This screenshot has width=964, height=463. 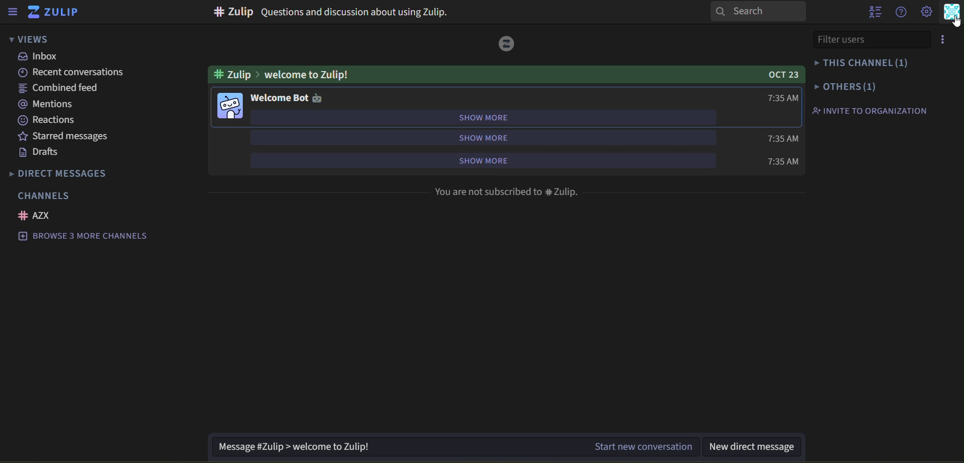 What do you see at coordinates (758, 446) in the screenshot?
I see `new direct message` at bounding box center [758, 446].